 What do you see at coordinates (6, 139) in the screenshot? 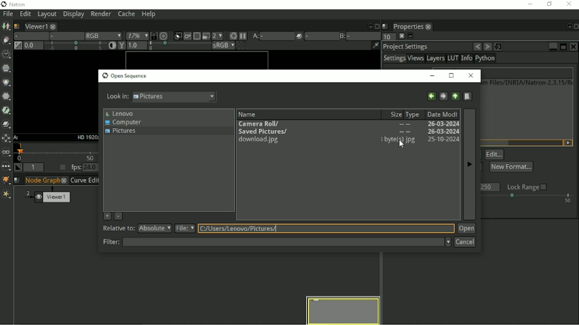
I see `Transform` at bounding box center [6, 139].